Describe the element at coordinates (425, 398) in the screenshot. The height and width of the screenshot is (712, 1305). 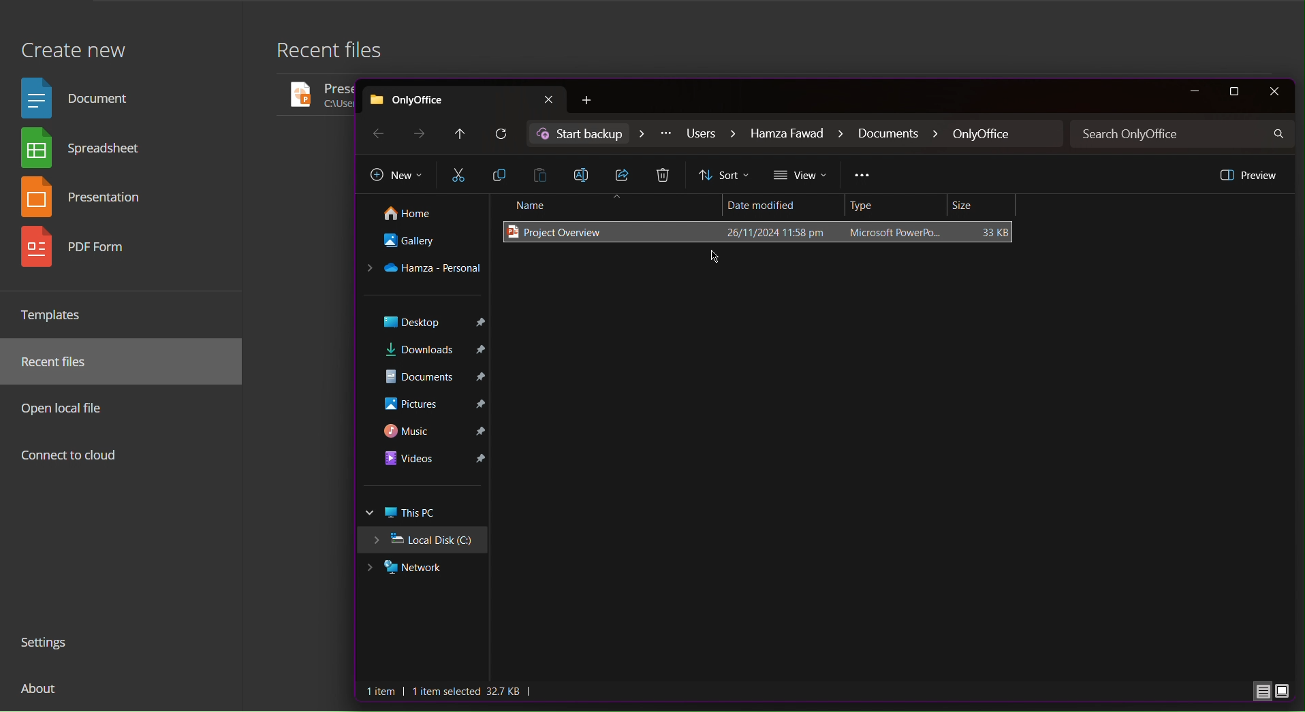
I see `Folders` at that location.